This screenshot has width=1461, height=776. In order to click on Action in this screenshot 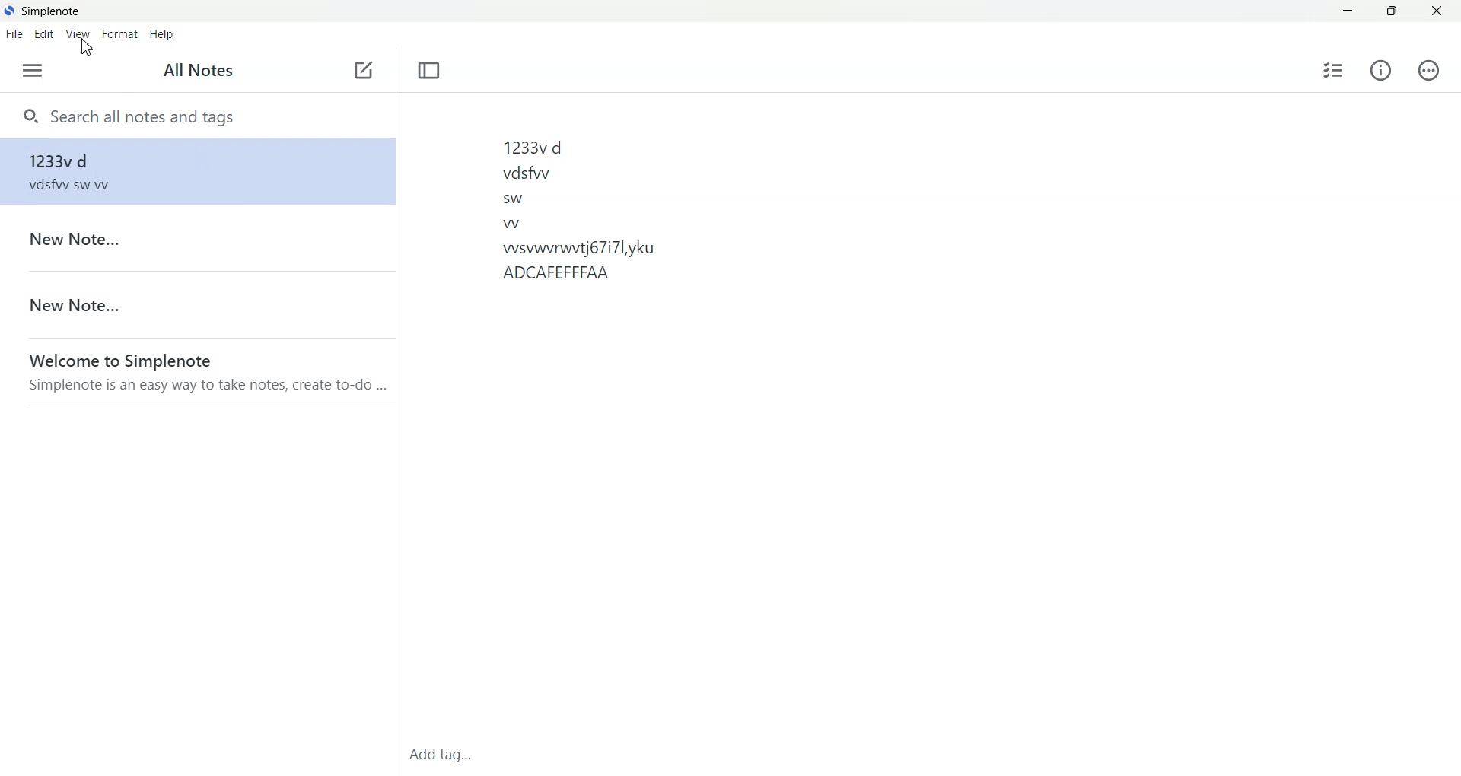, I will do `click(1429, 69)`.